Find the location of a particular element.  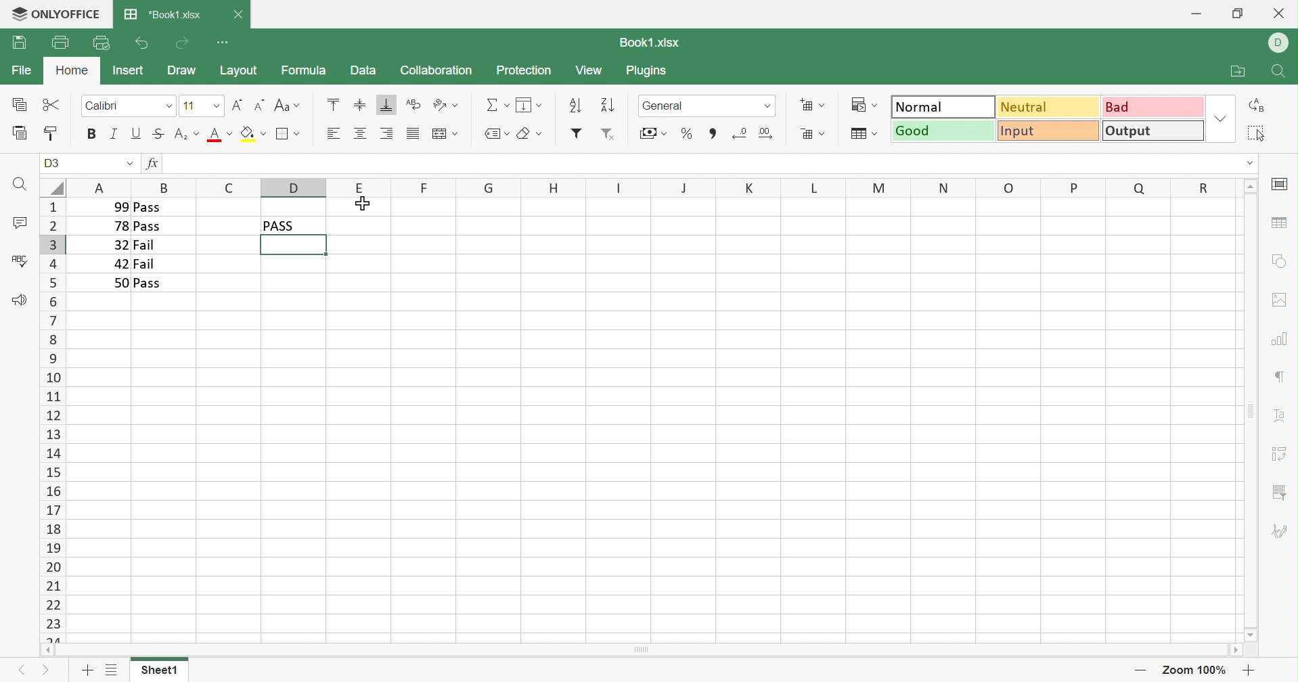

Protection is located at coordinates (522, 70).